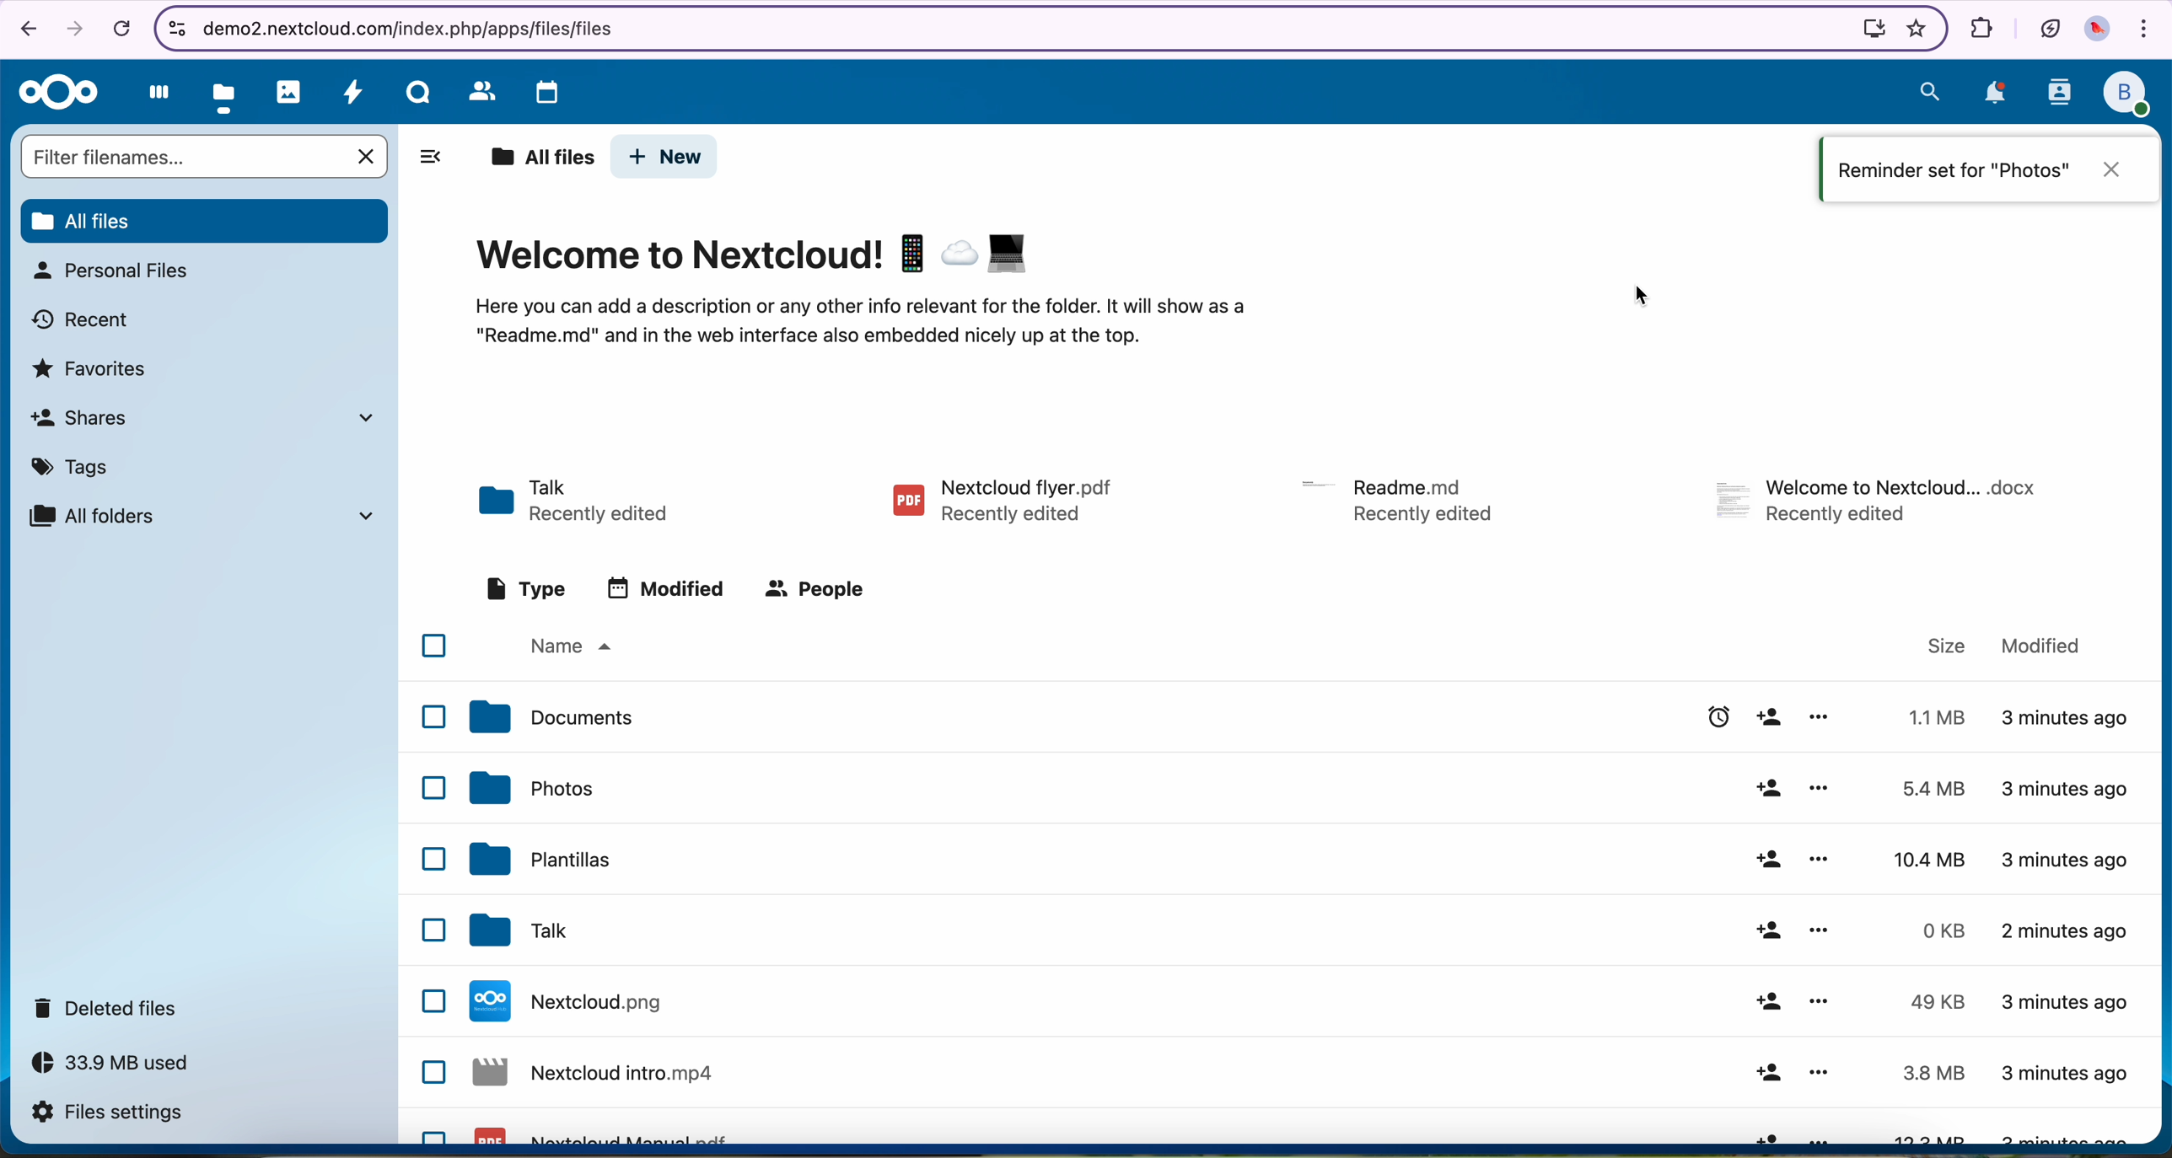 The height and width of the screenshot is (1158, 2172). Describe the element at coordinates (1948, 646) in the screenshot. I see `size` at that location.